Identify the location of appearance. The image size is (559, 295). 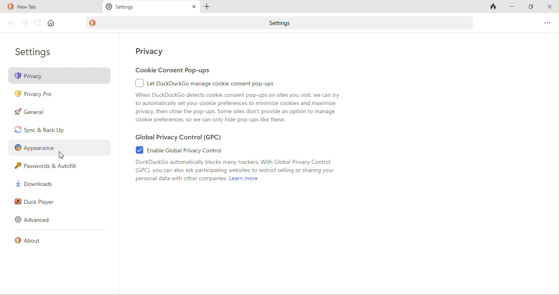
(58, 149).